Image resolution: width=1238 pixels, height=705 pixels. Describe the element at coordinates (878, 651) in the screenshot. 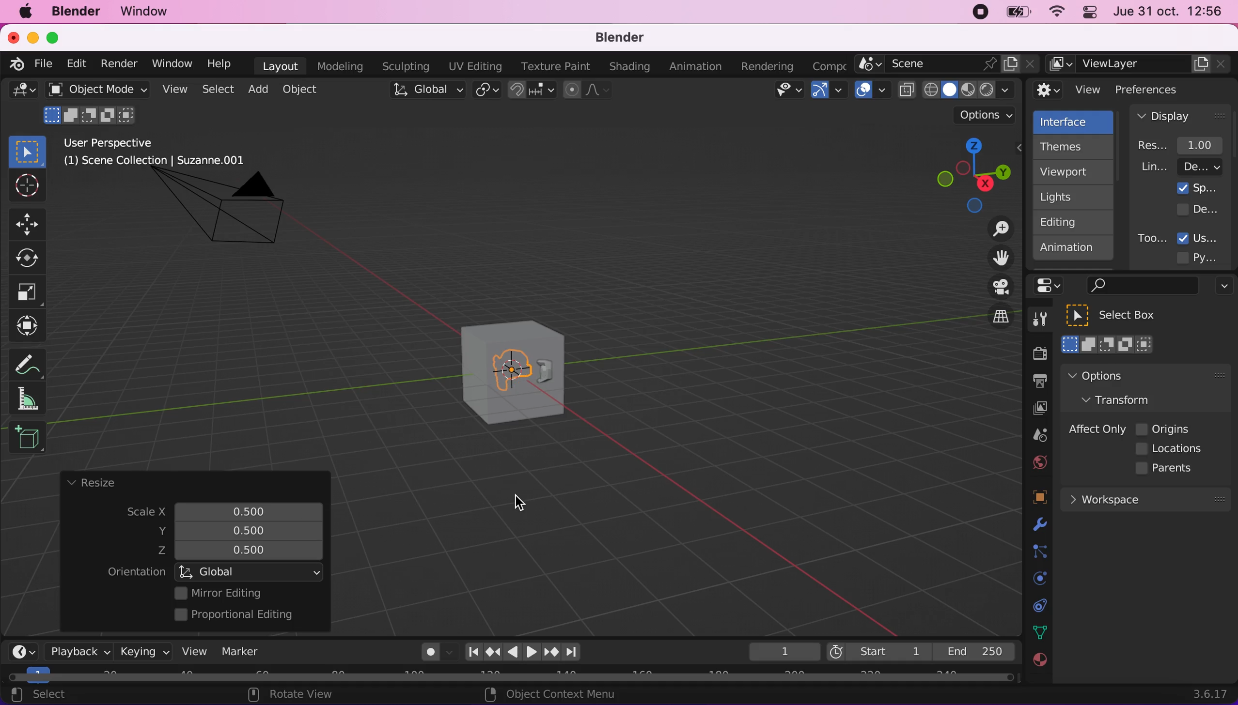

I see `start 1` at that location.